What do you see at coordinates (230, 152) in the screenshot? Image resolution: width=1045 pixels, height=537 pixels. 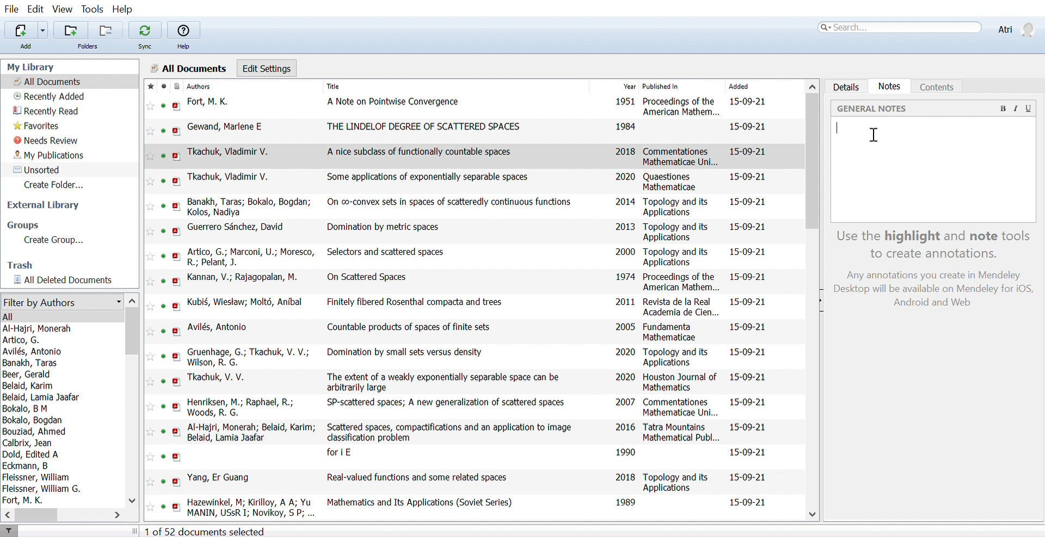 I see `Tkachuk, Vladimir V.` at bounding box center [230, 152].